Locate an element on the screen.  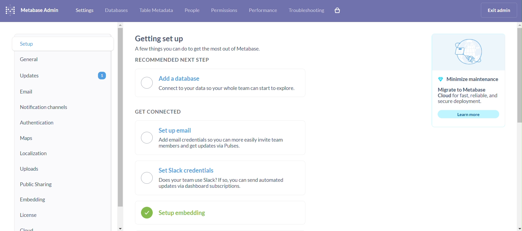
metabase admin is located at coordinates (42, 11).